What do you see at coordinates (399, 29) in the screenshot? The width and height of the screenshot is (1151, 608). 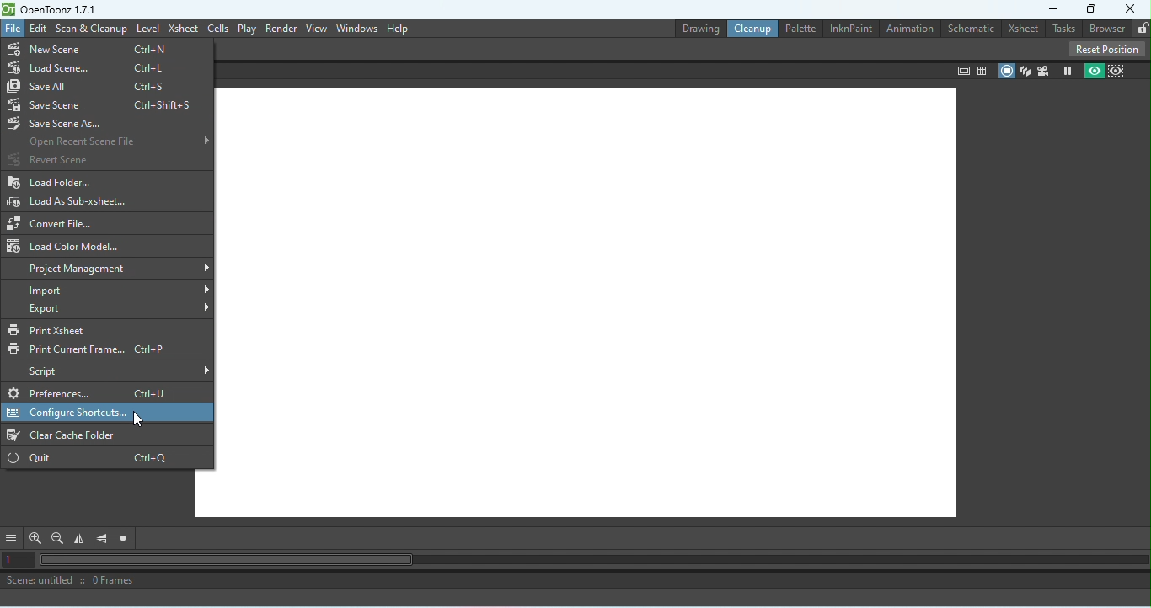 I see `Help` at bounding box center [399, 29].